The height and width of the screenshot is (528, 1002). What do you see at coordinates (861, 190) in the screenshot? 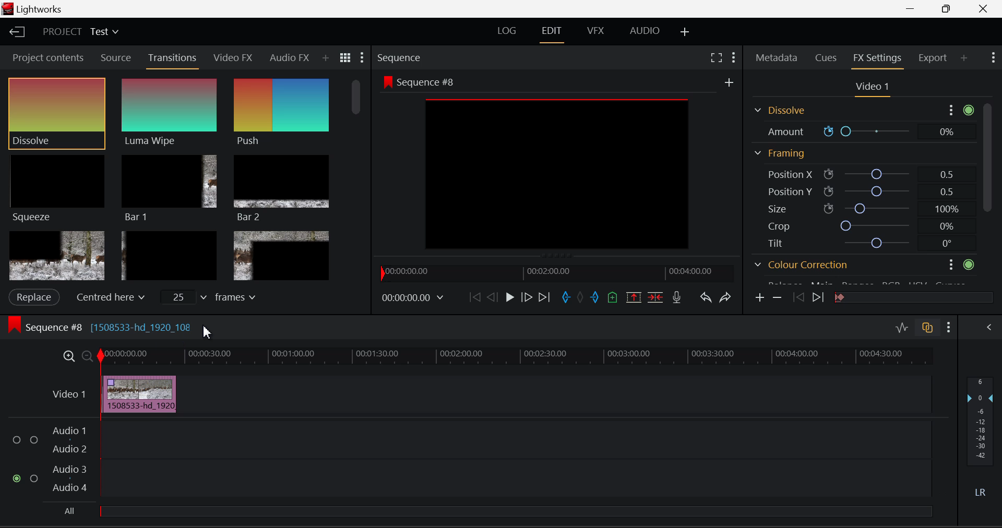
I see `Position Y` at bounding box center [861, 190].